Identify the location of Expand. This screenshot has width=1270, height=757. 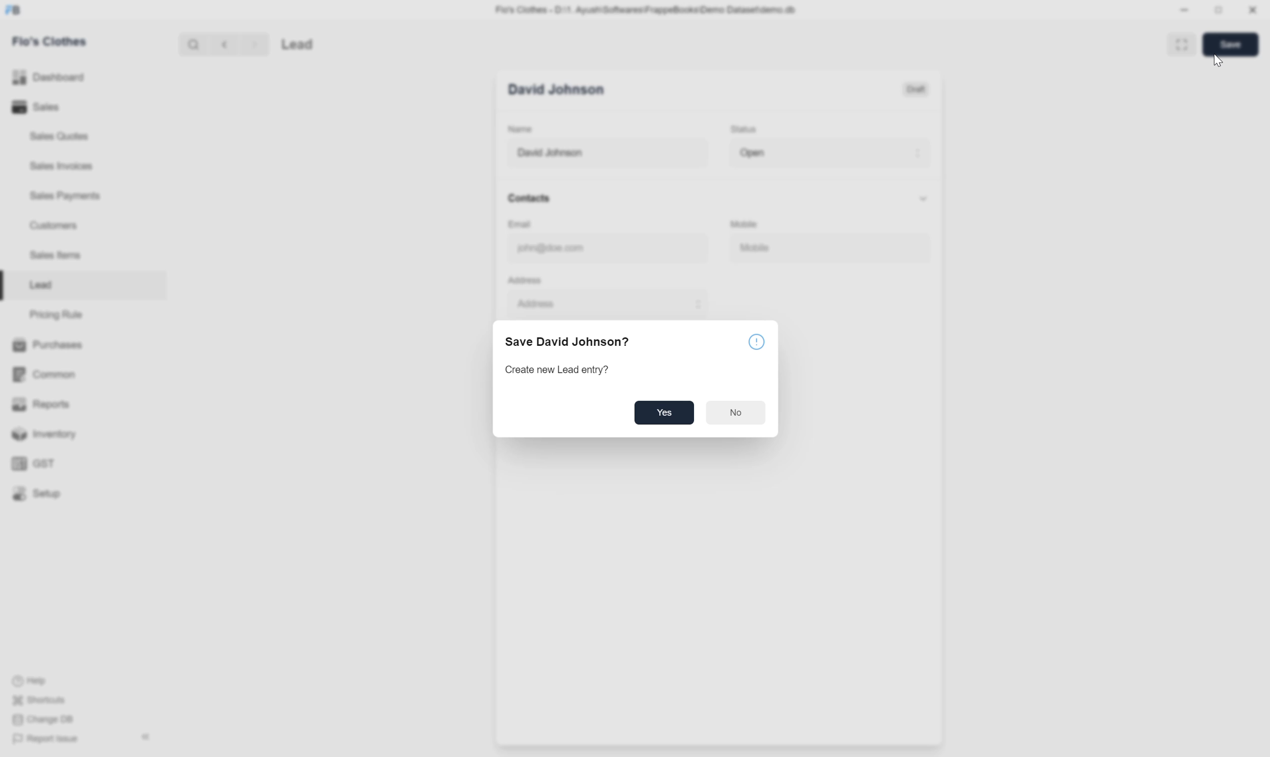
(1178, 44).